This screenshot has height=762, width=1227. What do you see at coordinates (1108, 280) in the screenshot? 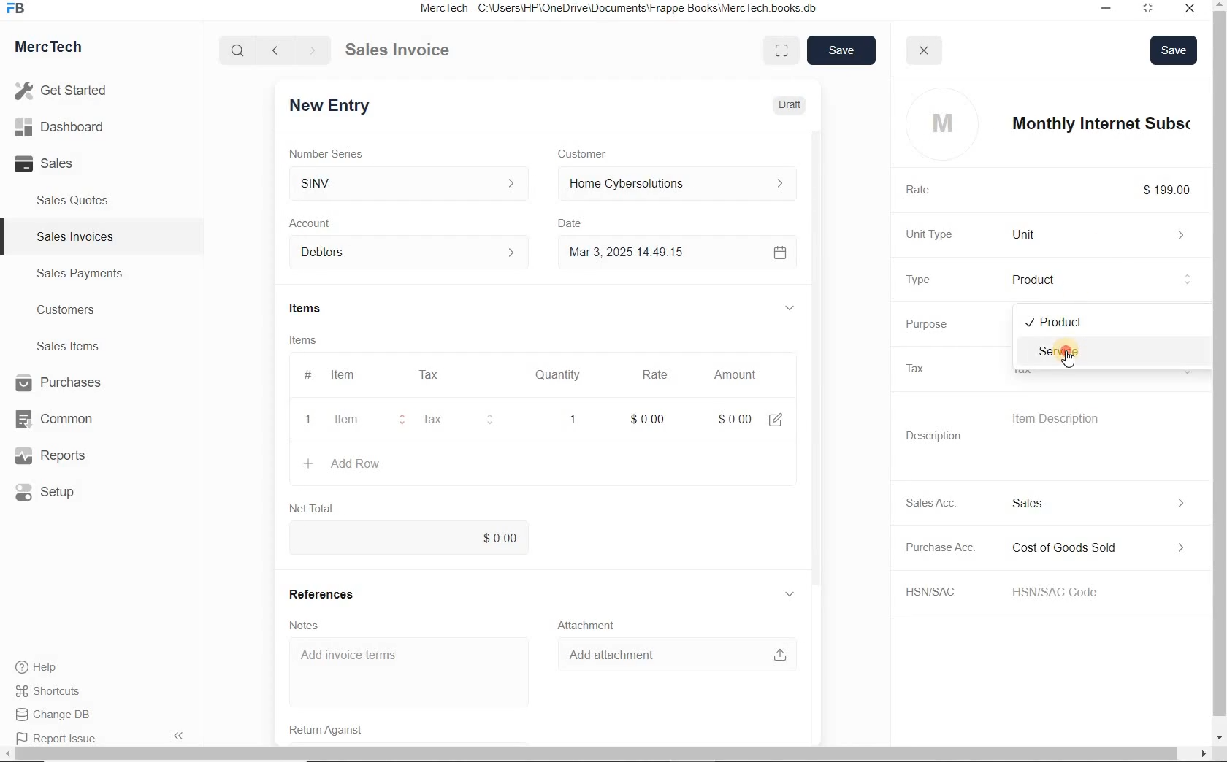
I see `Product` at bounding box center [1108, 280].